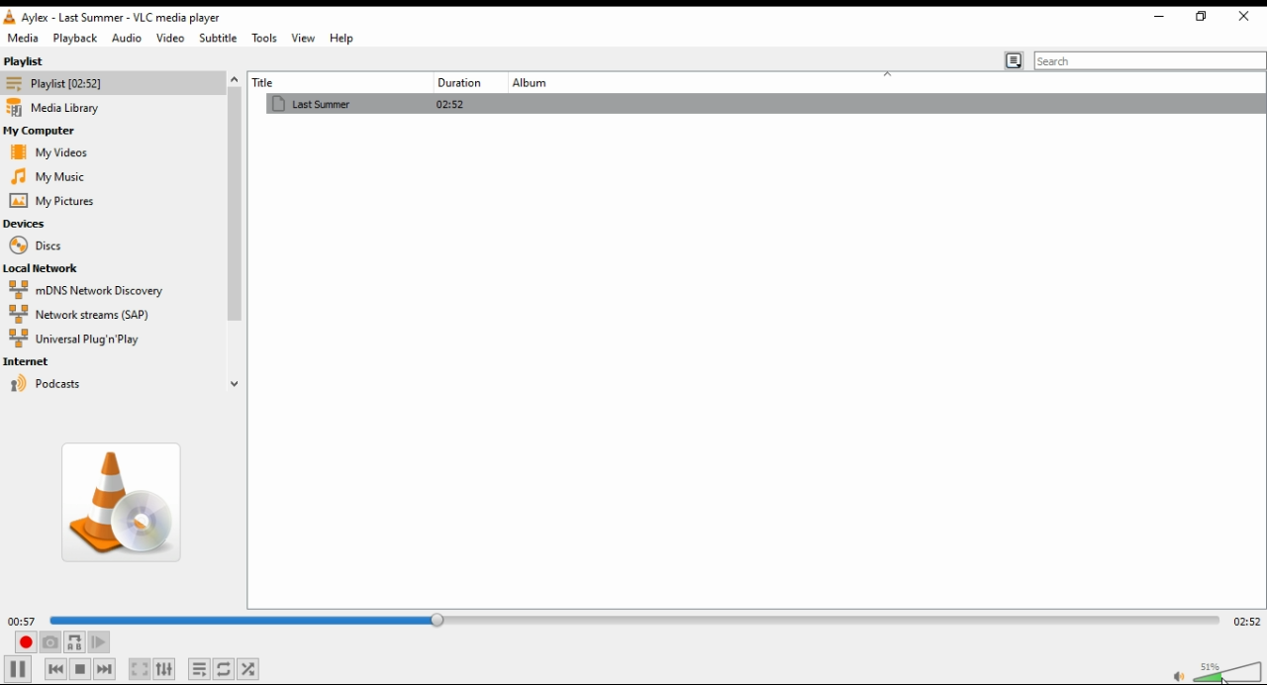  Describe the element at coordinates (302, 39) in the screenshot. I see `view` at that location.